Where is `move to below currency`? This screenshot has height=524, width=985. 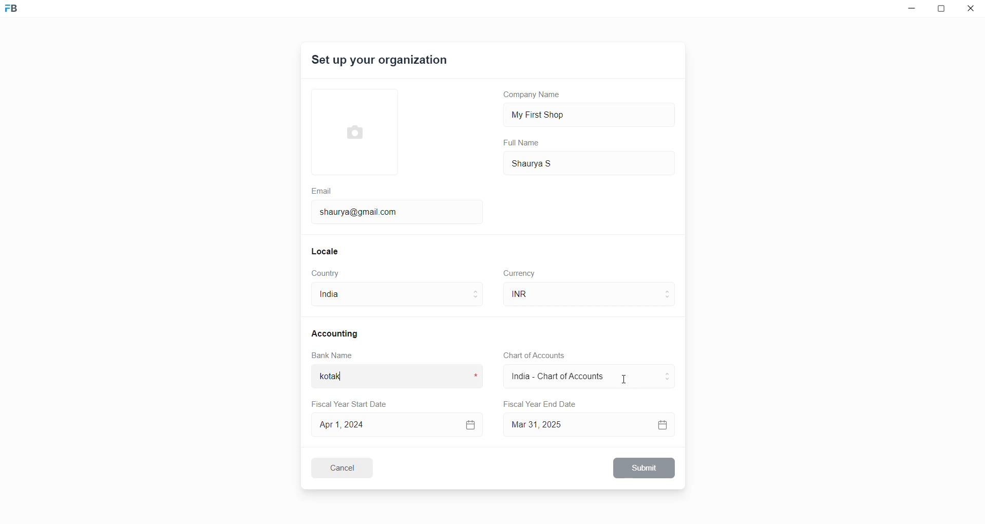 move to below currency is located at coordinates (670, 300).